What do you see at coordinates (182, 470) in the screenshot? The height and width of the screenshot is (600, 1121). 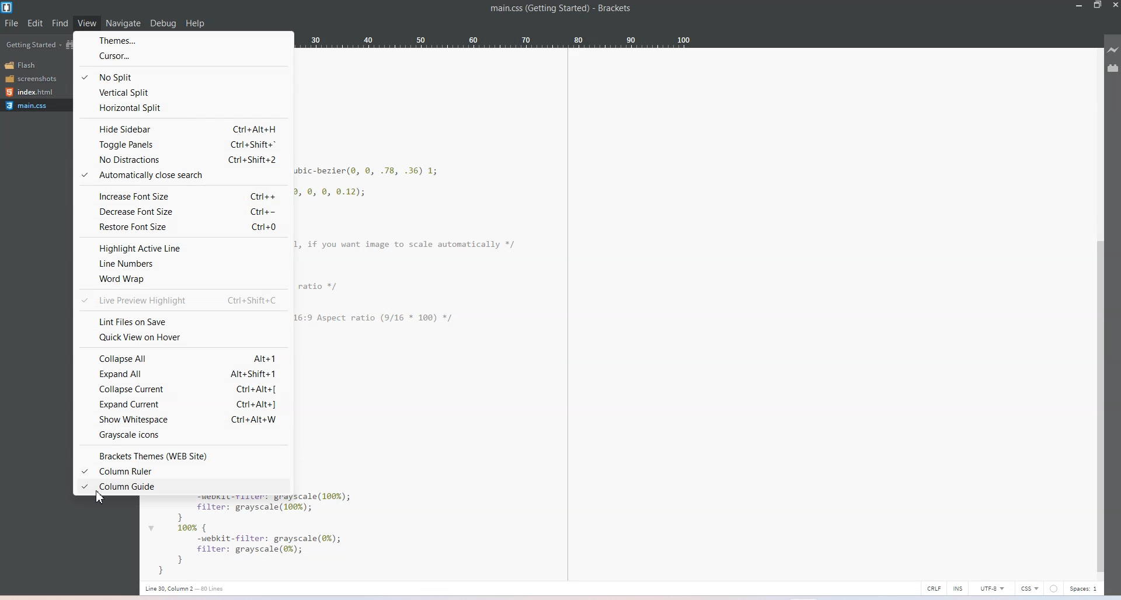 I see `Column ruler` at bounding box center [182, 470].